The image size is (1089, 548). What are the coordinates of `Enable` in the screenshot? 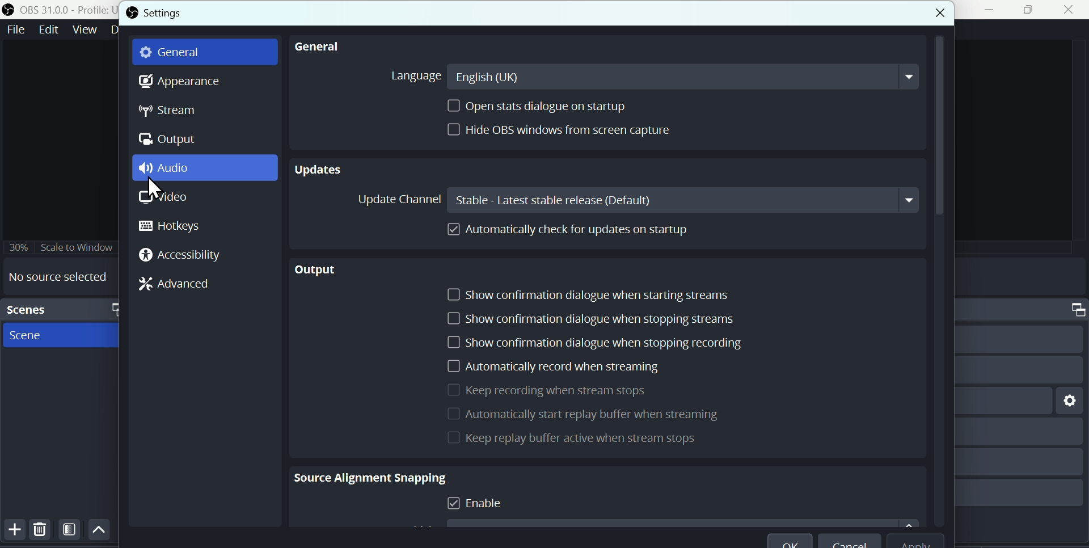 It's located at (475, 504).